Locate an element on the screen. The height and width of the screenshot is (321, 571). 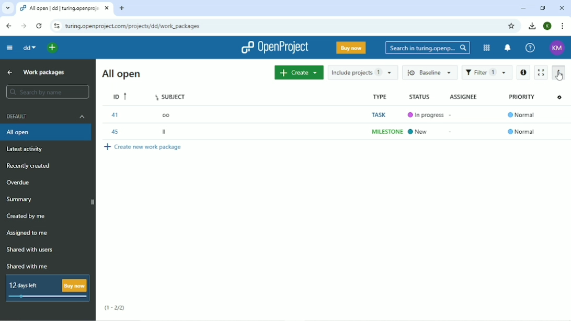
Open quick add menu is located at coordinates (52, 48).